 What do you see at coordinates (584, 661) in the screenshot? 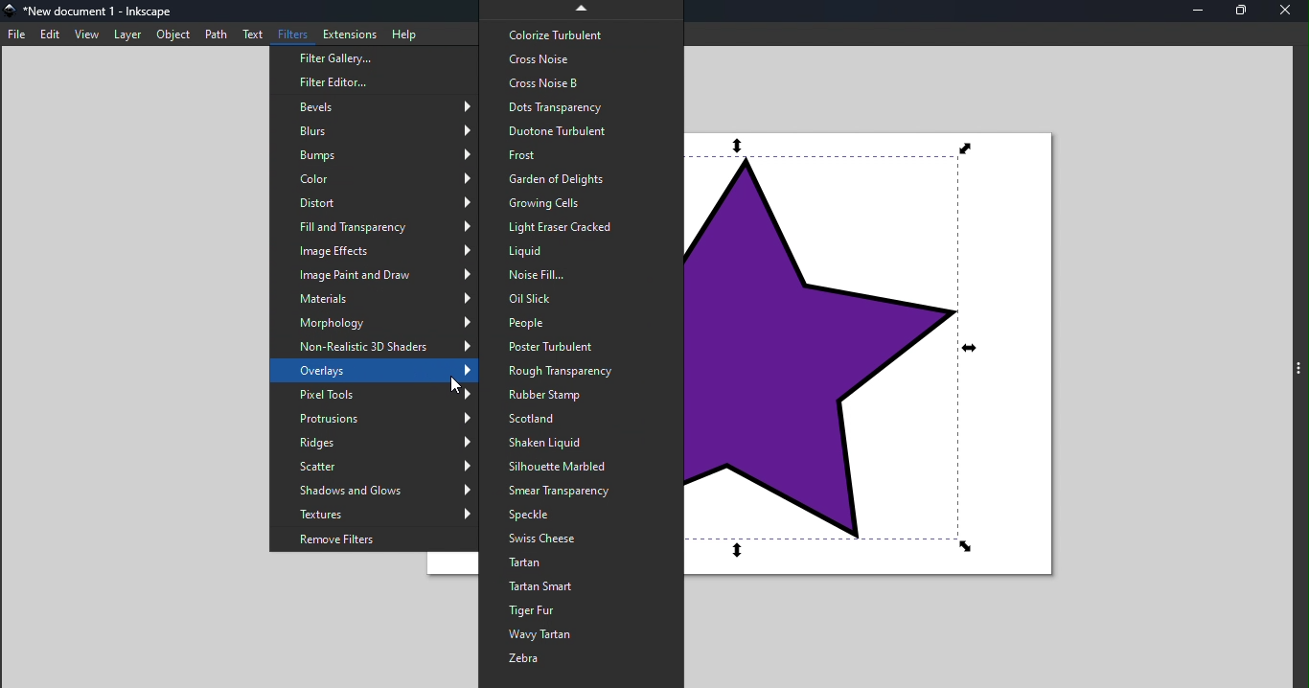
I see `Zebra` at bounding box center [584, 661].